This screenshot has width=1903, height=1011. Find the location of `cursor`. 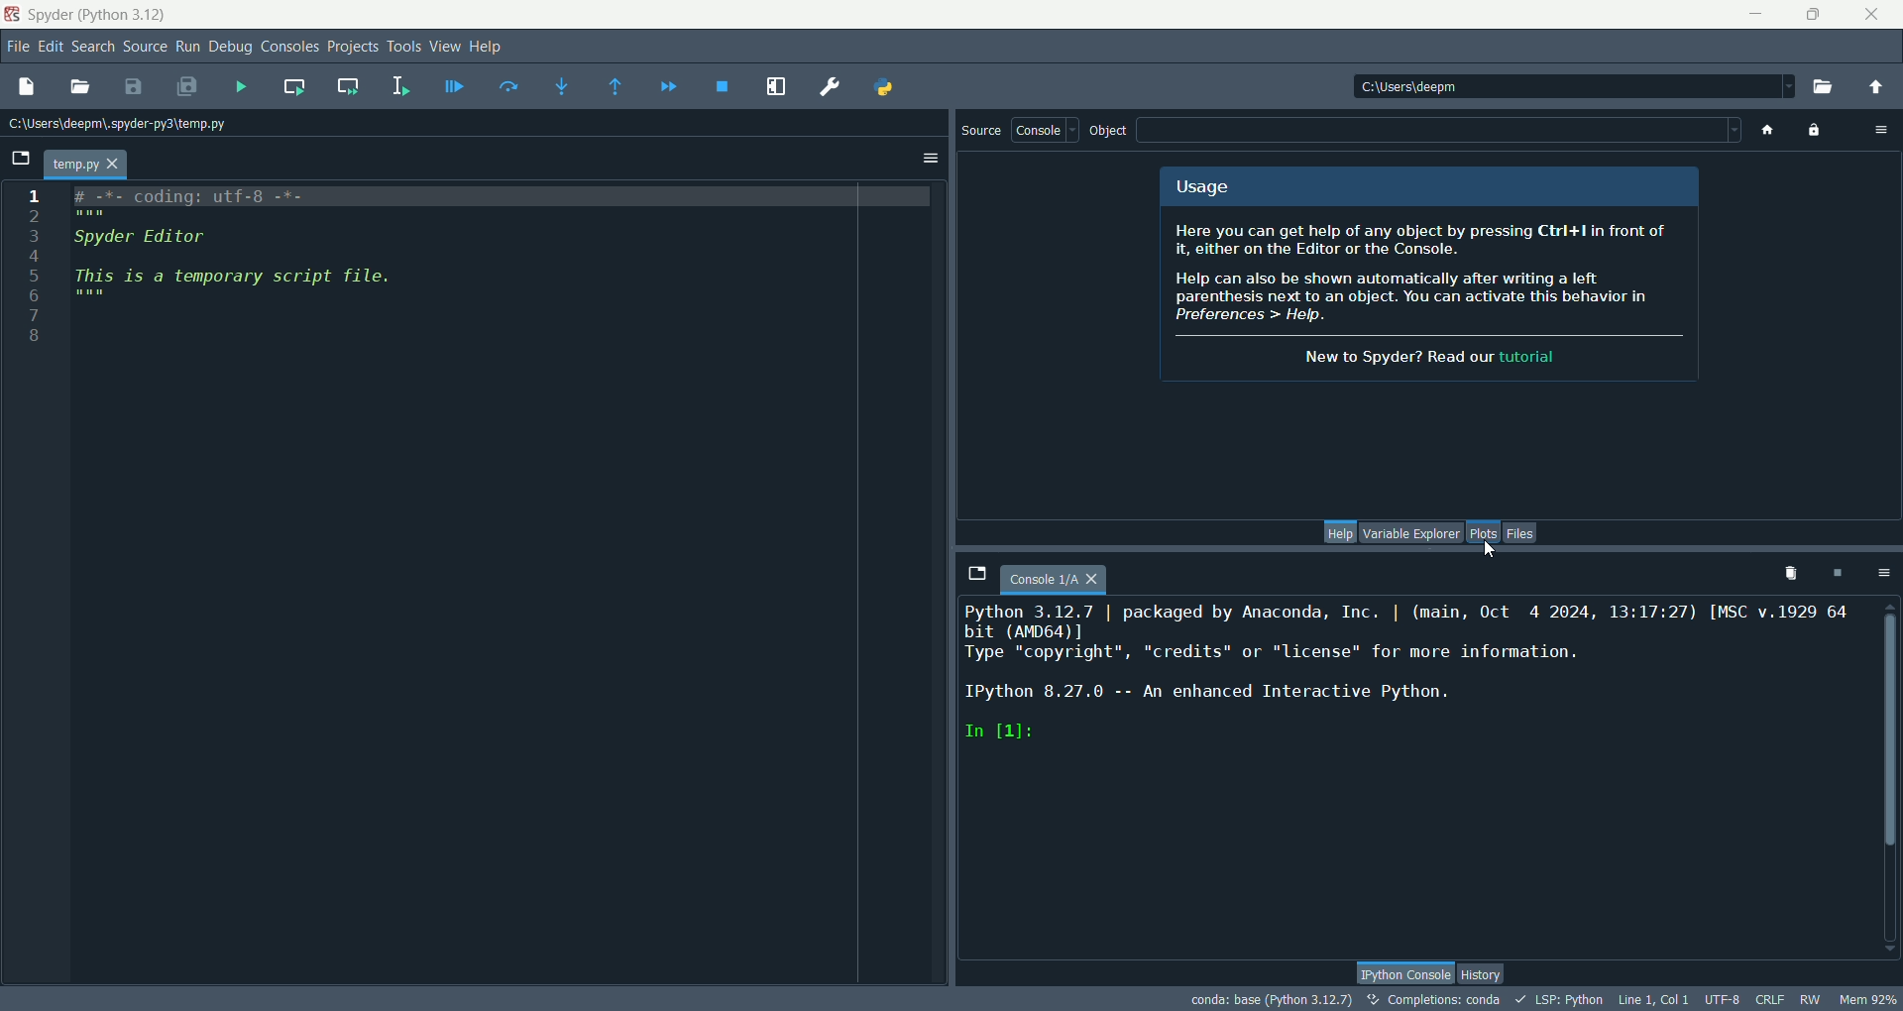

cursor is located at coordinates (1490, 548).